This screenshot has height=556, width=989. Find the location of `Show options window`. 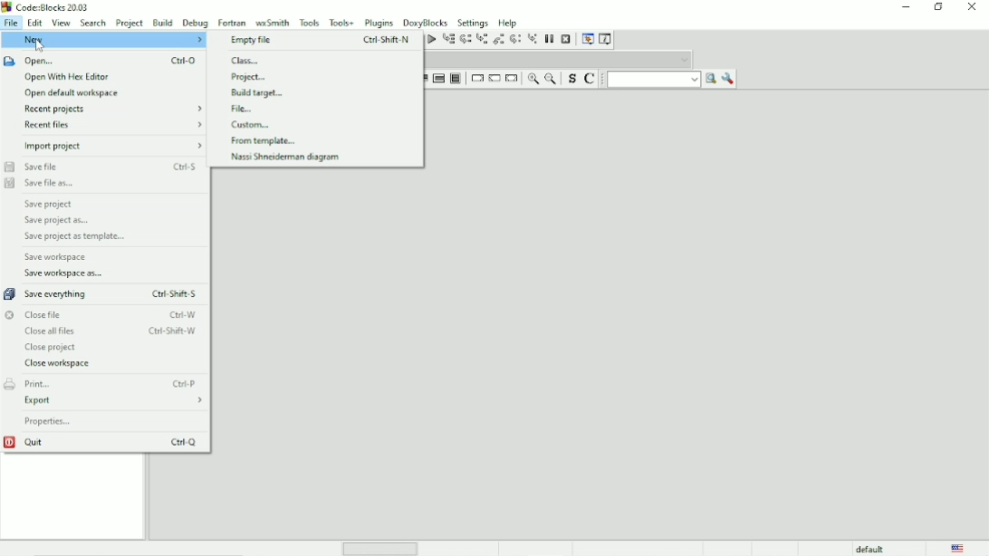

Show options window is located at coordinates (728, 79).